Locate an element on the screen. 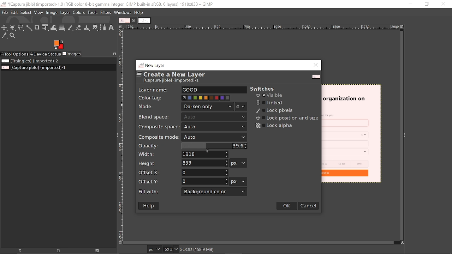  Help is located at coordinates (149, 206).